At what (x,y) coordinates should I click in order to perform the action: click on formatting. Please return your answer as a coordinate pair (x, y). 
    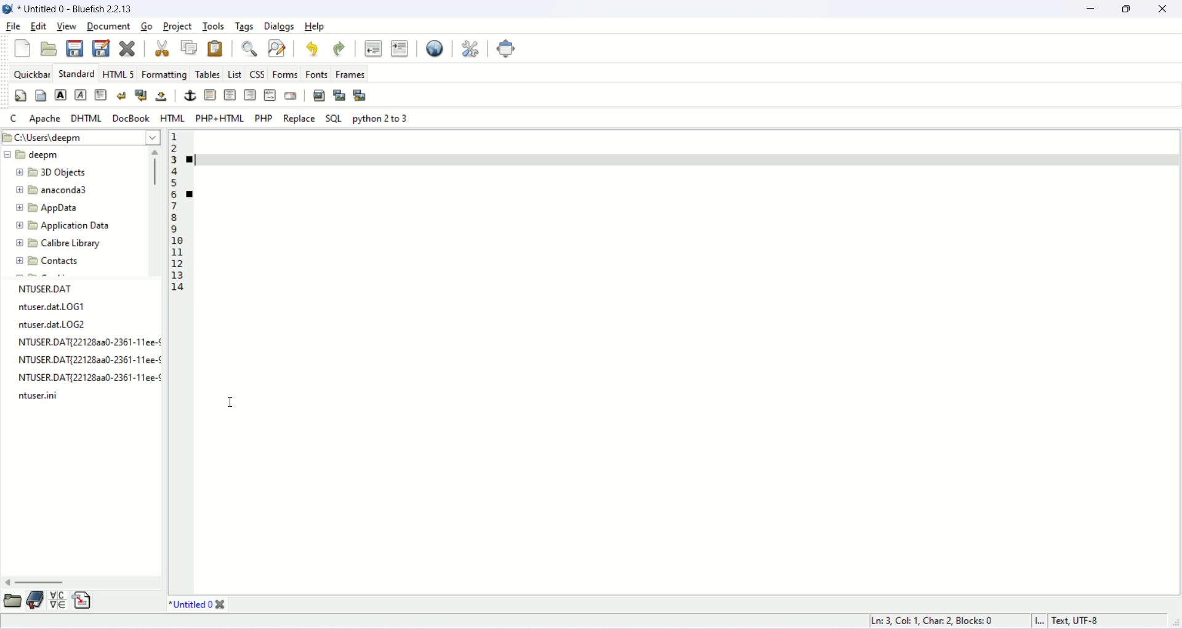
    Looking at the image, I should click on (164, 74).